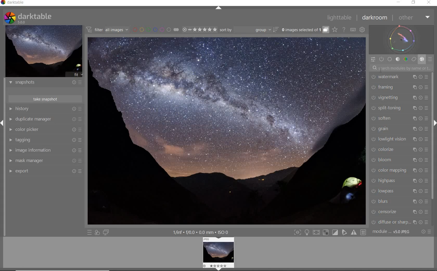 Image resolution: width=437 pixels, height=271 pixels. Describe the element at coordinates (107, 30) in the screenshot. I see `FILTER IMAGES BASED ON THEIR MODULE ORDER` at that location.